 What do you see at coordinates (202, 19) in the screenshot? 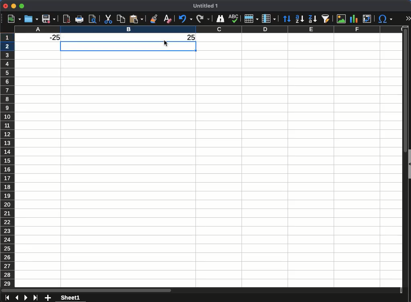
I see `redo` at bounding box center [202, 19].